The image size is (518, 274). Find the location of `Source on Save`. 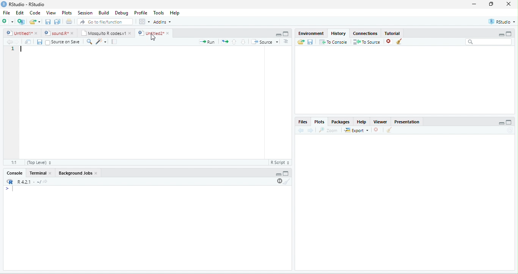

Source on Save is located at coordinates (62, 42).